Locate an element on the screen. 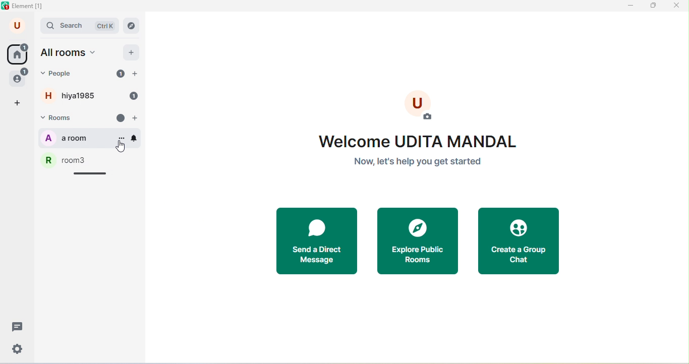  add room is located at coordinates (137, 118).